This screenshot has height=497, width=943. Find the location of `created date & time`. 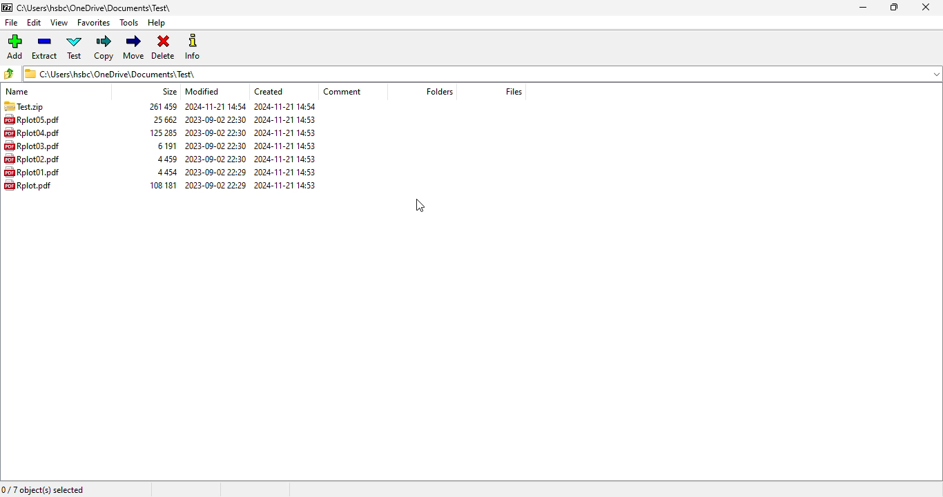

created date & time is located at coordinates (285, 159).